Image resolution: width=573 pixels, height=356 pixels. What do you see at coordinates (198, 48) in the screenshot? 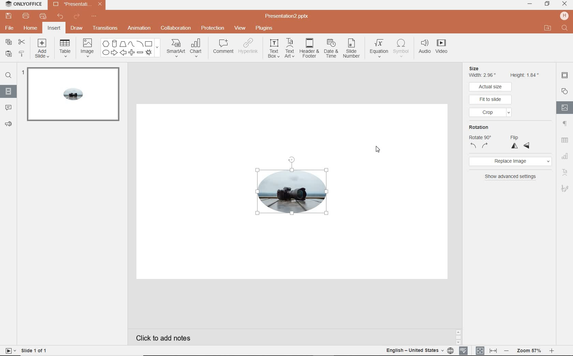
I see `chart` at bounding box center [198, 48].